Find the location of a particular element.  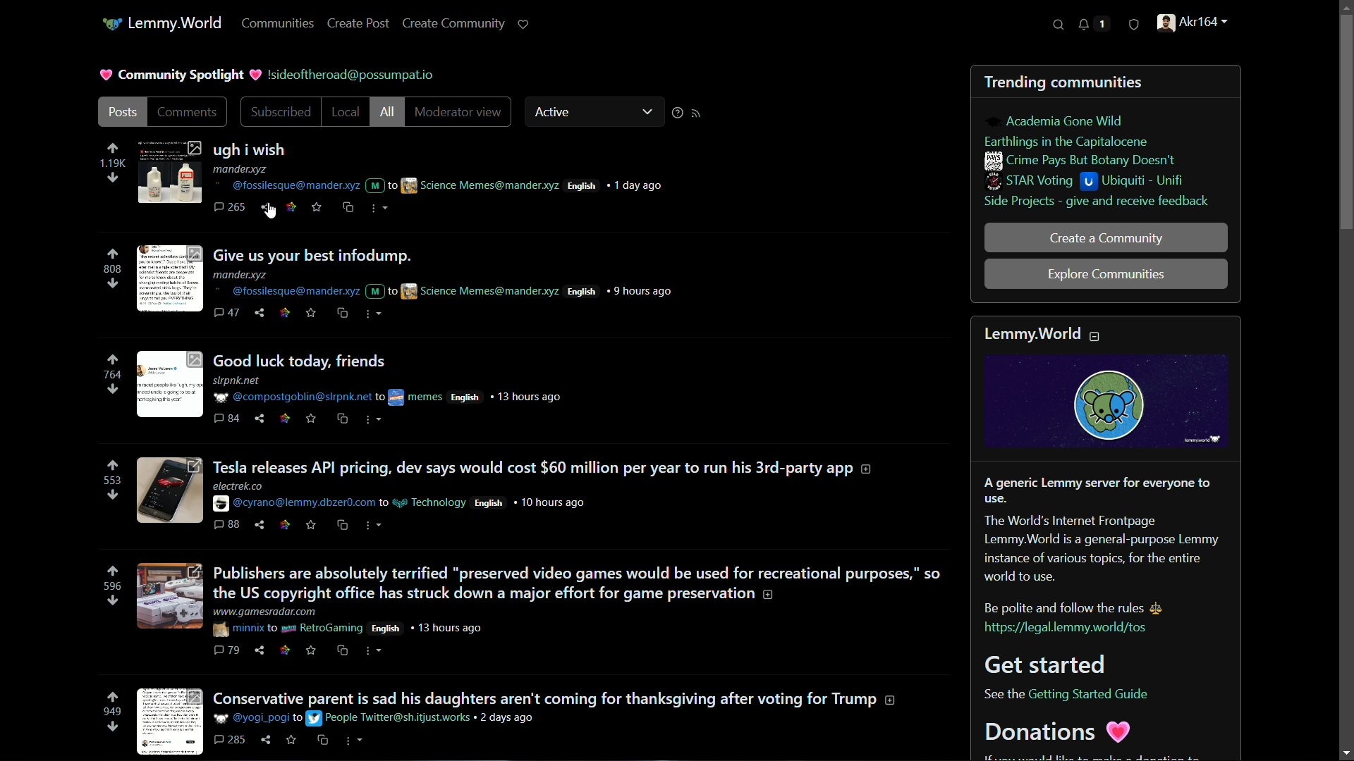

lemmy.world is located at coordinates (1032, 333).